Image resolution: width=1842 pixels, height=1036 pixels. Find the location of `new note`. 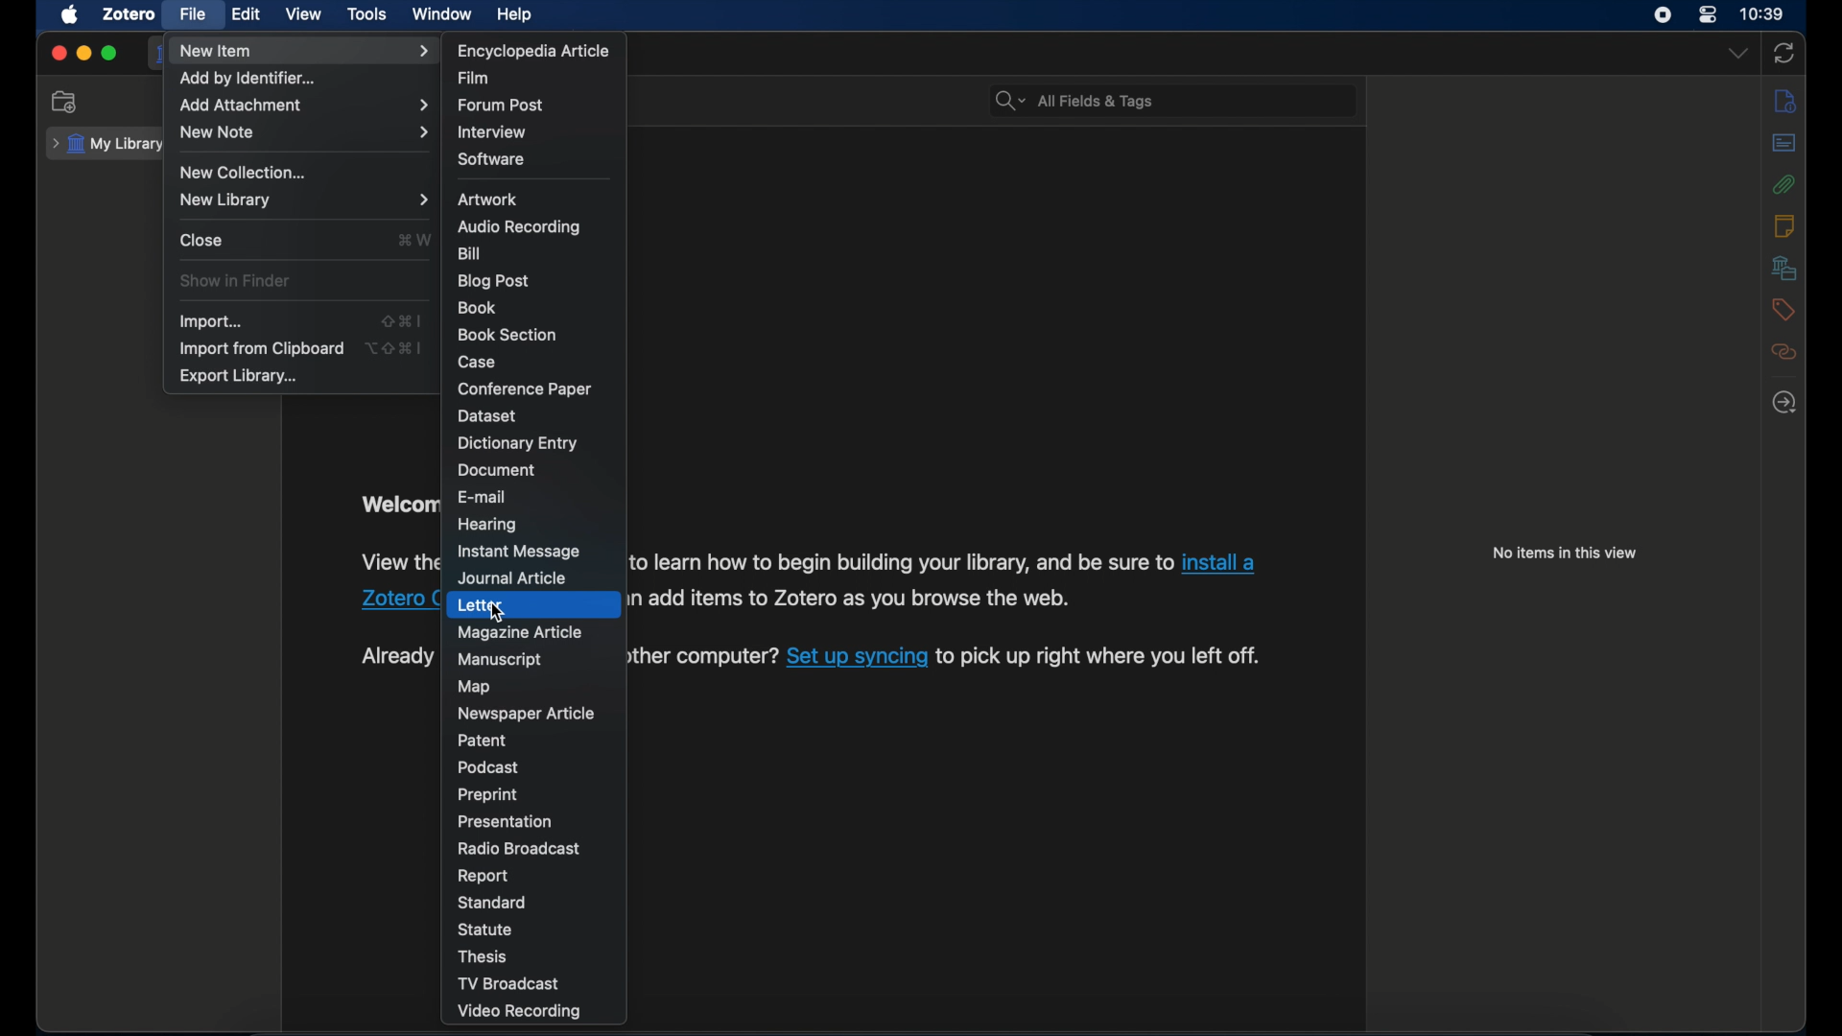

new note is located at coordinates (304, 131).